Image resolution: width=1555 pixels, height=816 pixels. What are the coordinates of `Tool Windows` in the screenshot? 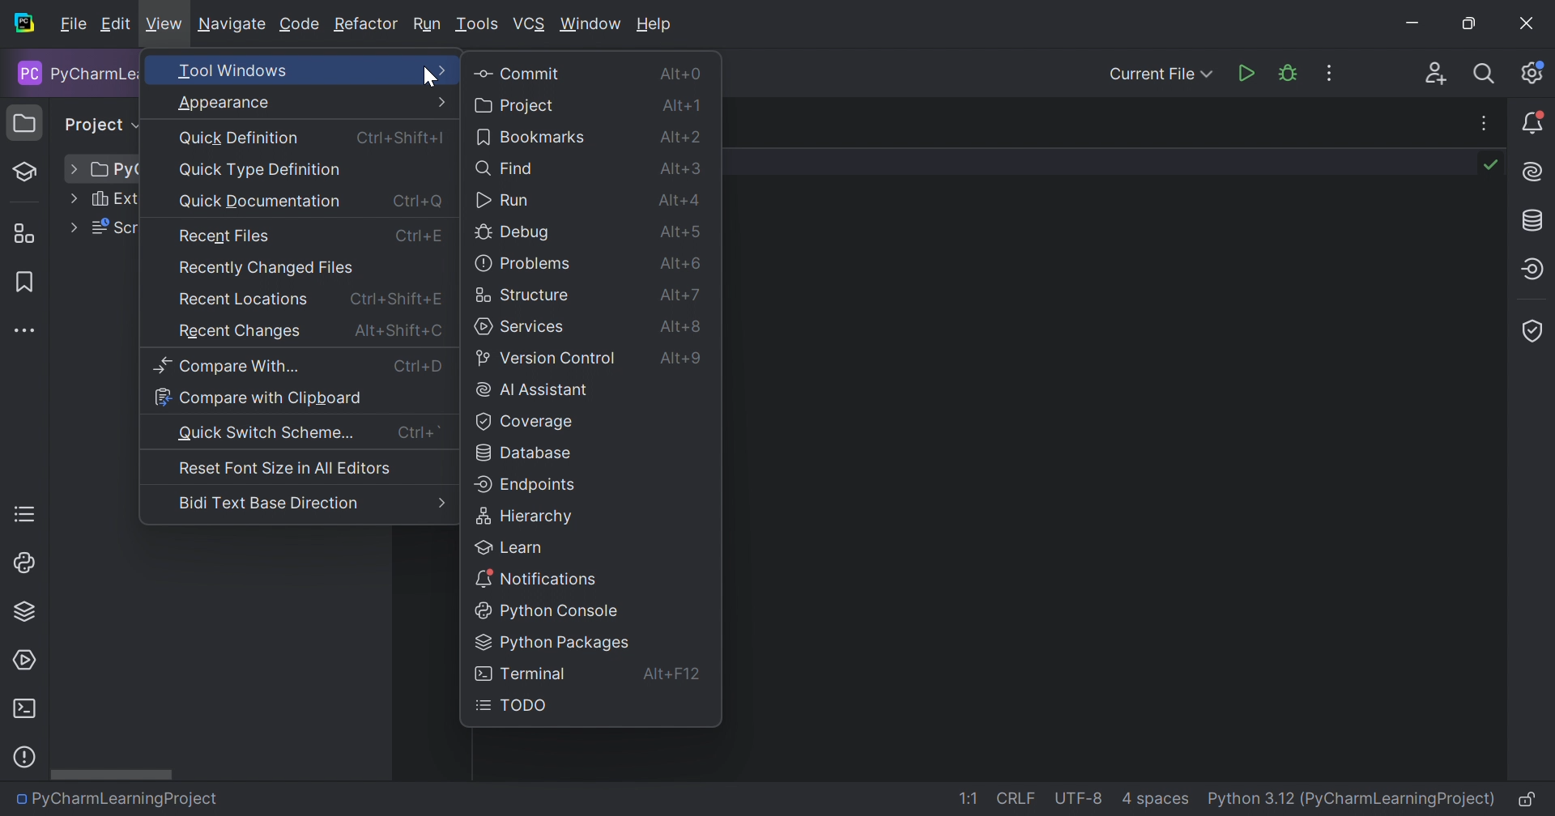 It's located at (311, 71).